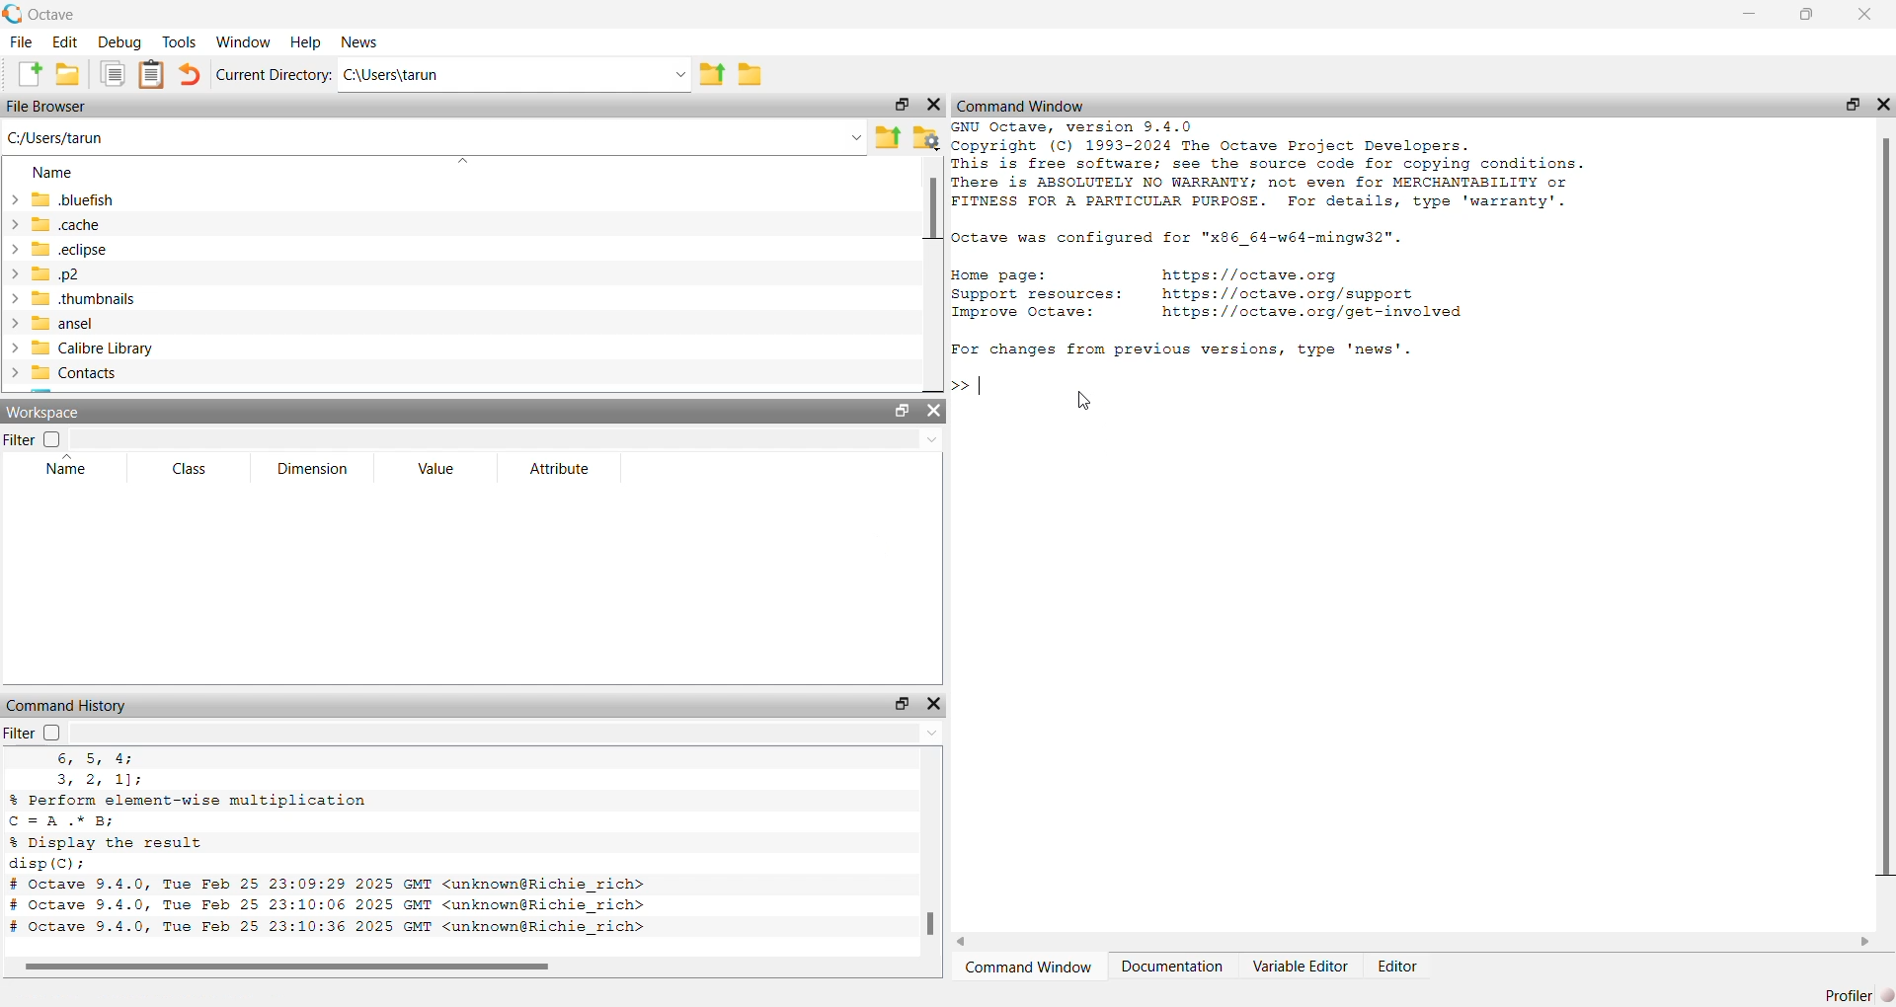 The width and height of the screenshot is (1896, 1007). Describe the element at coordinates (436, 467) in the screenshot. I see `Value` at that location.